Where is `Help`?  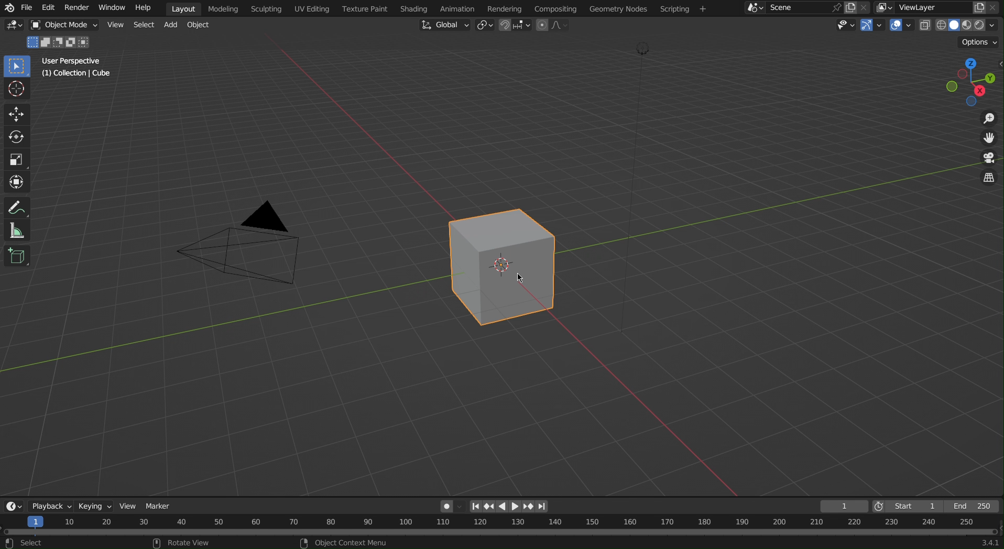 Help is located at coordinates (148, 10).